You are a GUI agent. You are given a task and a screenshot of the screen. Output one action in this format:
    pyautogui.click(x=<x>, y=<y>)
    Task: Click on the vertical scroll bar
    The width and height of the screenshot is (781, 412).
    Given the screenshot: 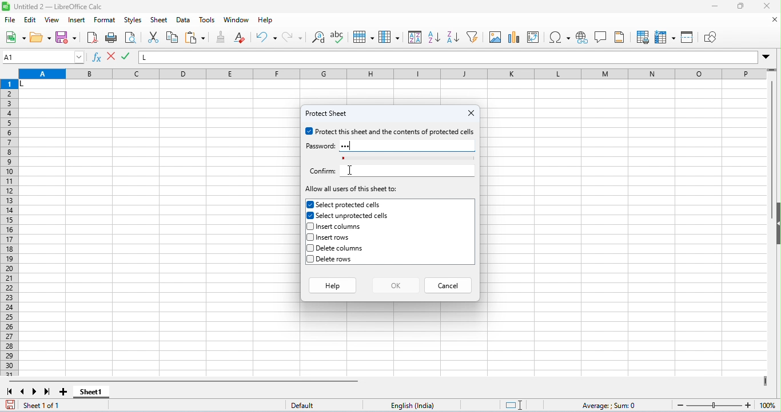 What is the action you would take?
    pyautogui.click(x=772, y=151)
    